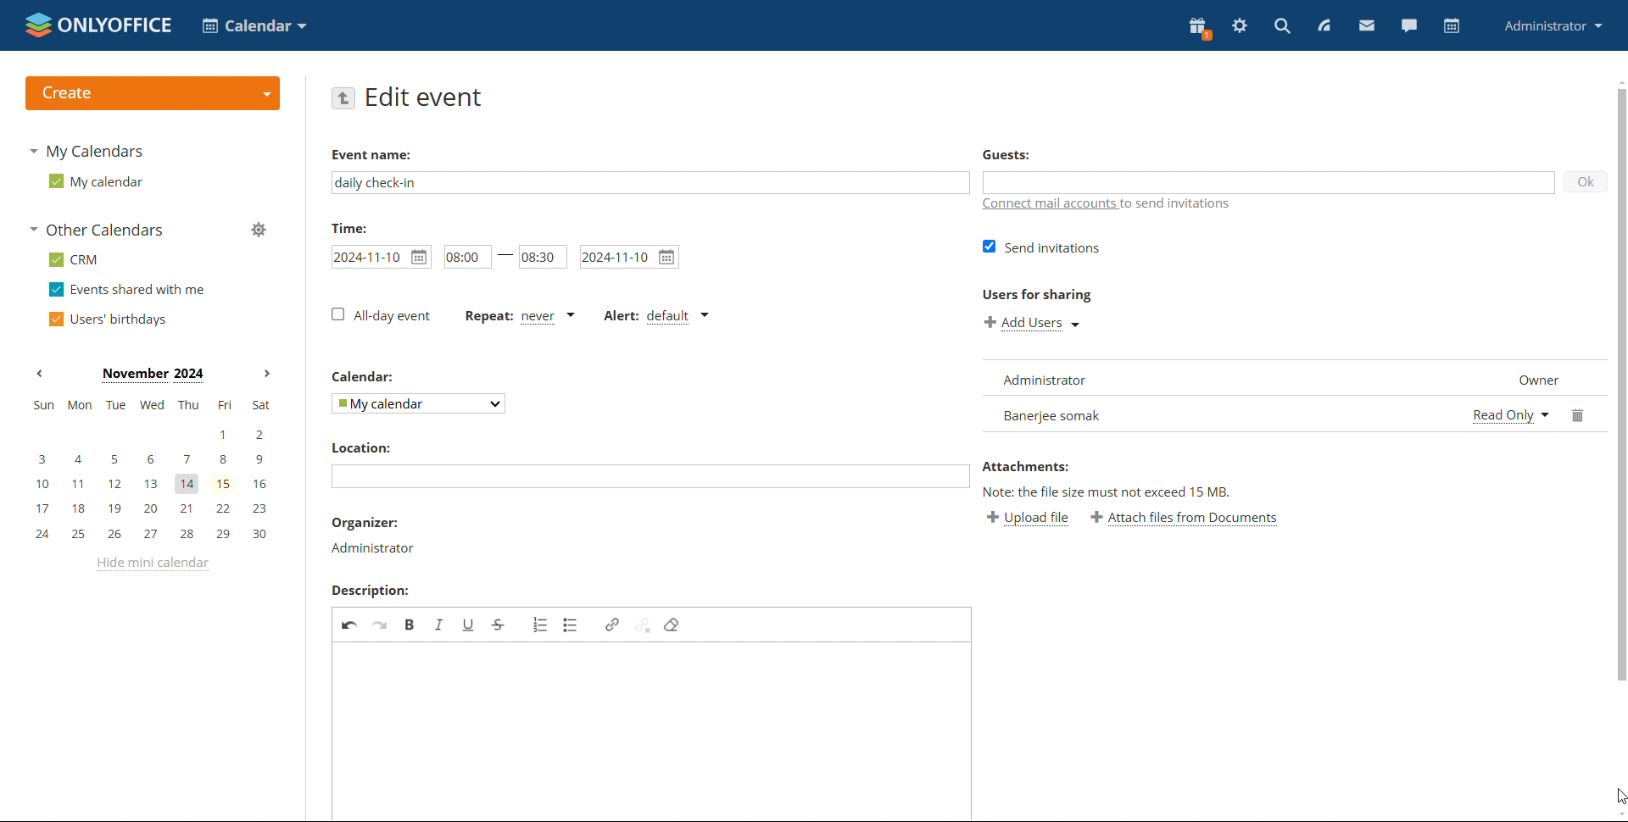 The image size is (1628, 822). I want to click on cursor, so click(1617, 794).